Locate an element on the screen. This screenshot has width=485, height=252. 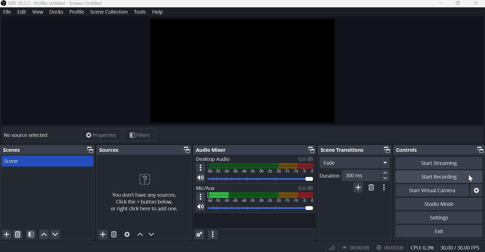
0.0db is located at coordinates (306, 159).